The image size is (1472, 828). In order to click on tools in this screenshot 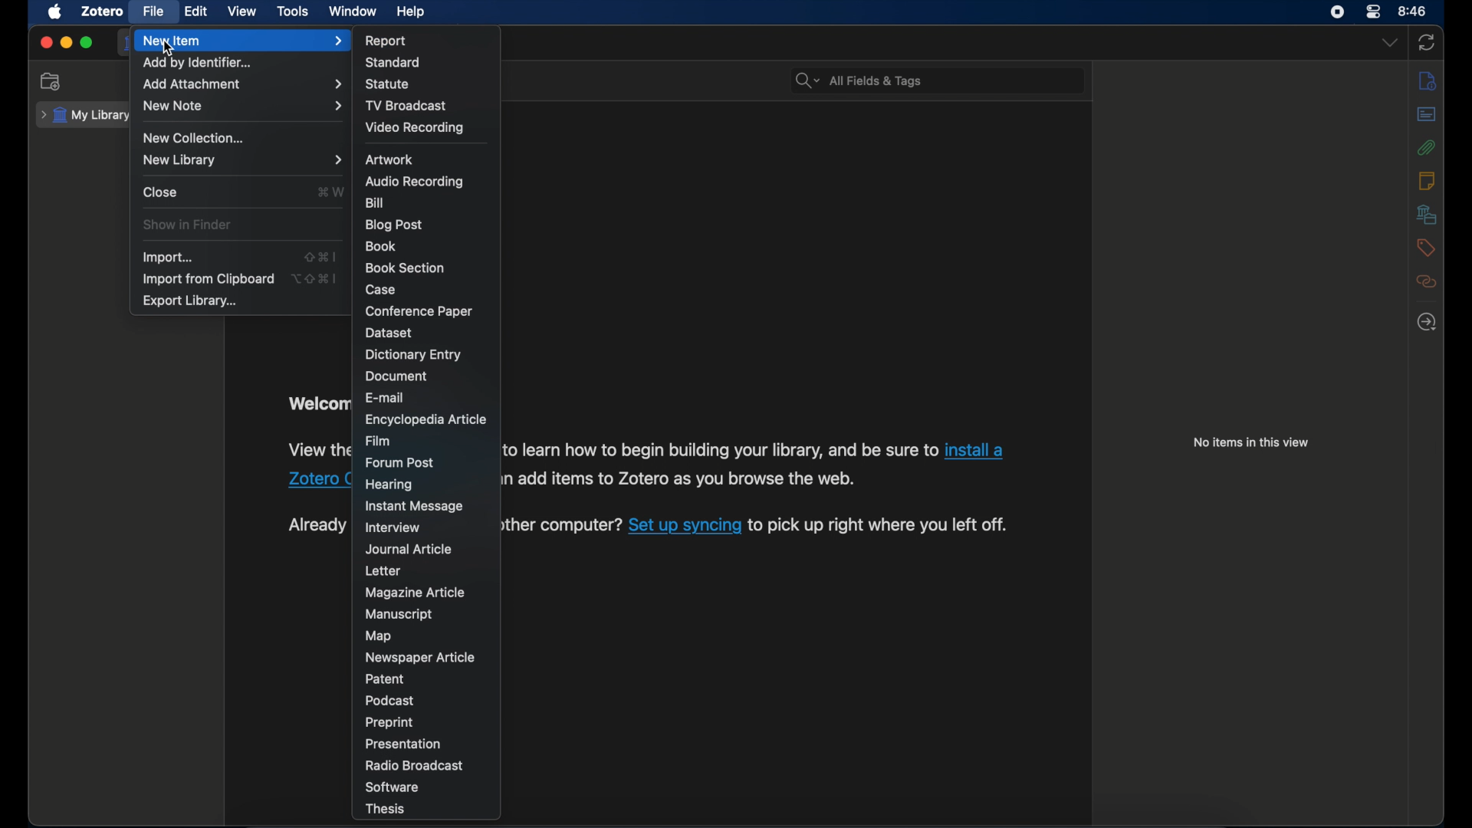, I will do `click(294, 11)`.